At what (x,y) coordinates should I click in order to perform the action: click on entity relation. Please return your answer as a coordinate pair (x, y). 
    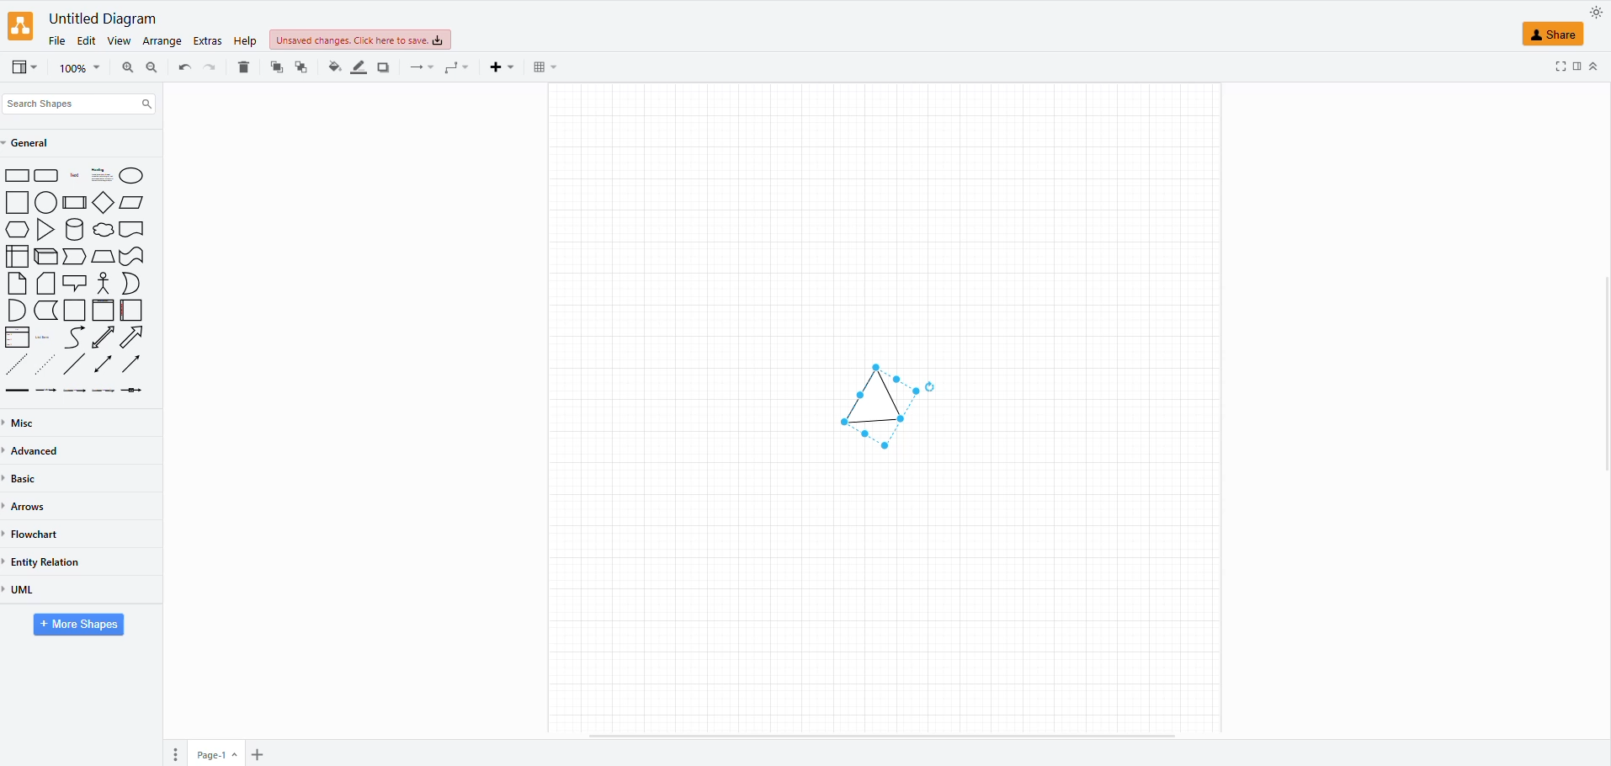
    Looking at the image, I should click on (55, 557).